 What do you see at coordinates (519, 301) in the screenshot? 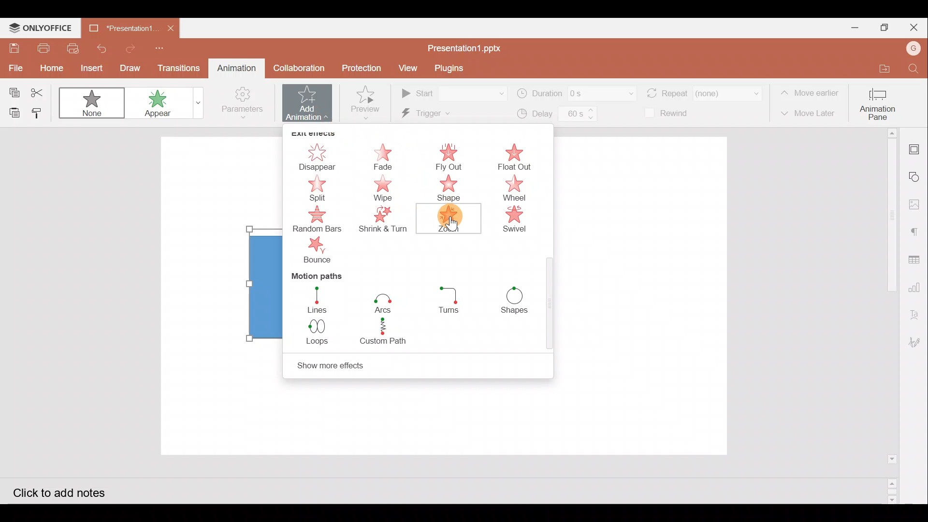
I see `Shapes` at bounding box center [519, 301].